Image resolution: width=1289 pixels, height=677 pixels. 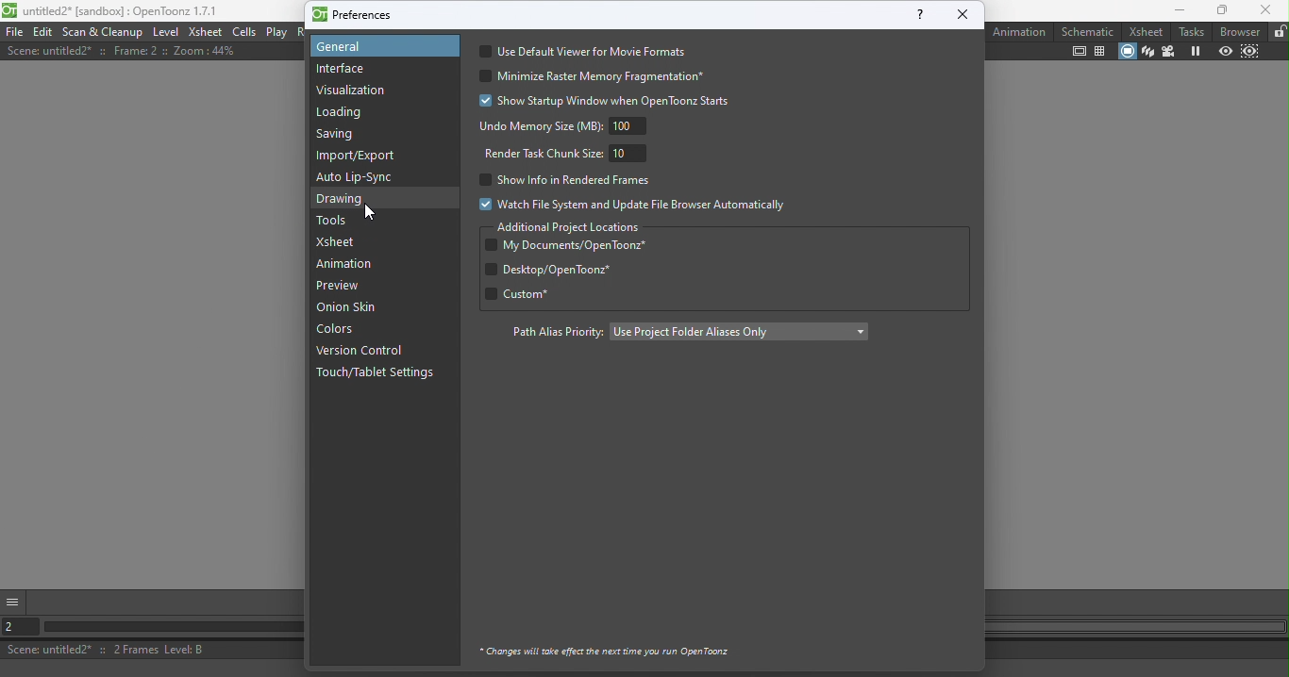 I want to click on Scan & Cleanup, so click(x=104, y=32).